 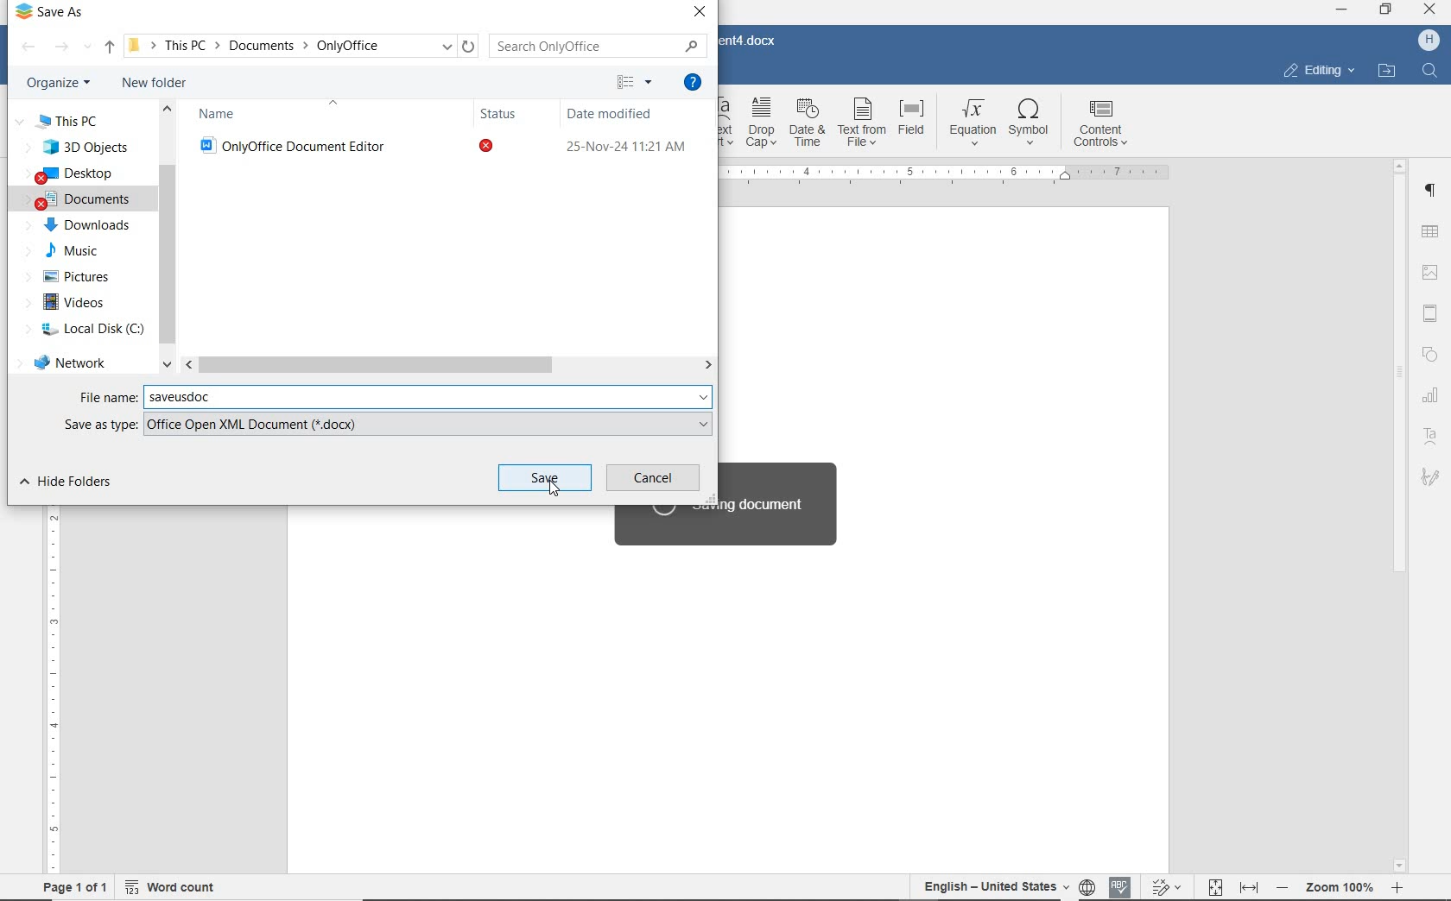 What do you see at coordinates (73, 148) in the screenshot?
I see `3D objects` at bounding box center [73, 148].